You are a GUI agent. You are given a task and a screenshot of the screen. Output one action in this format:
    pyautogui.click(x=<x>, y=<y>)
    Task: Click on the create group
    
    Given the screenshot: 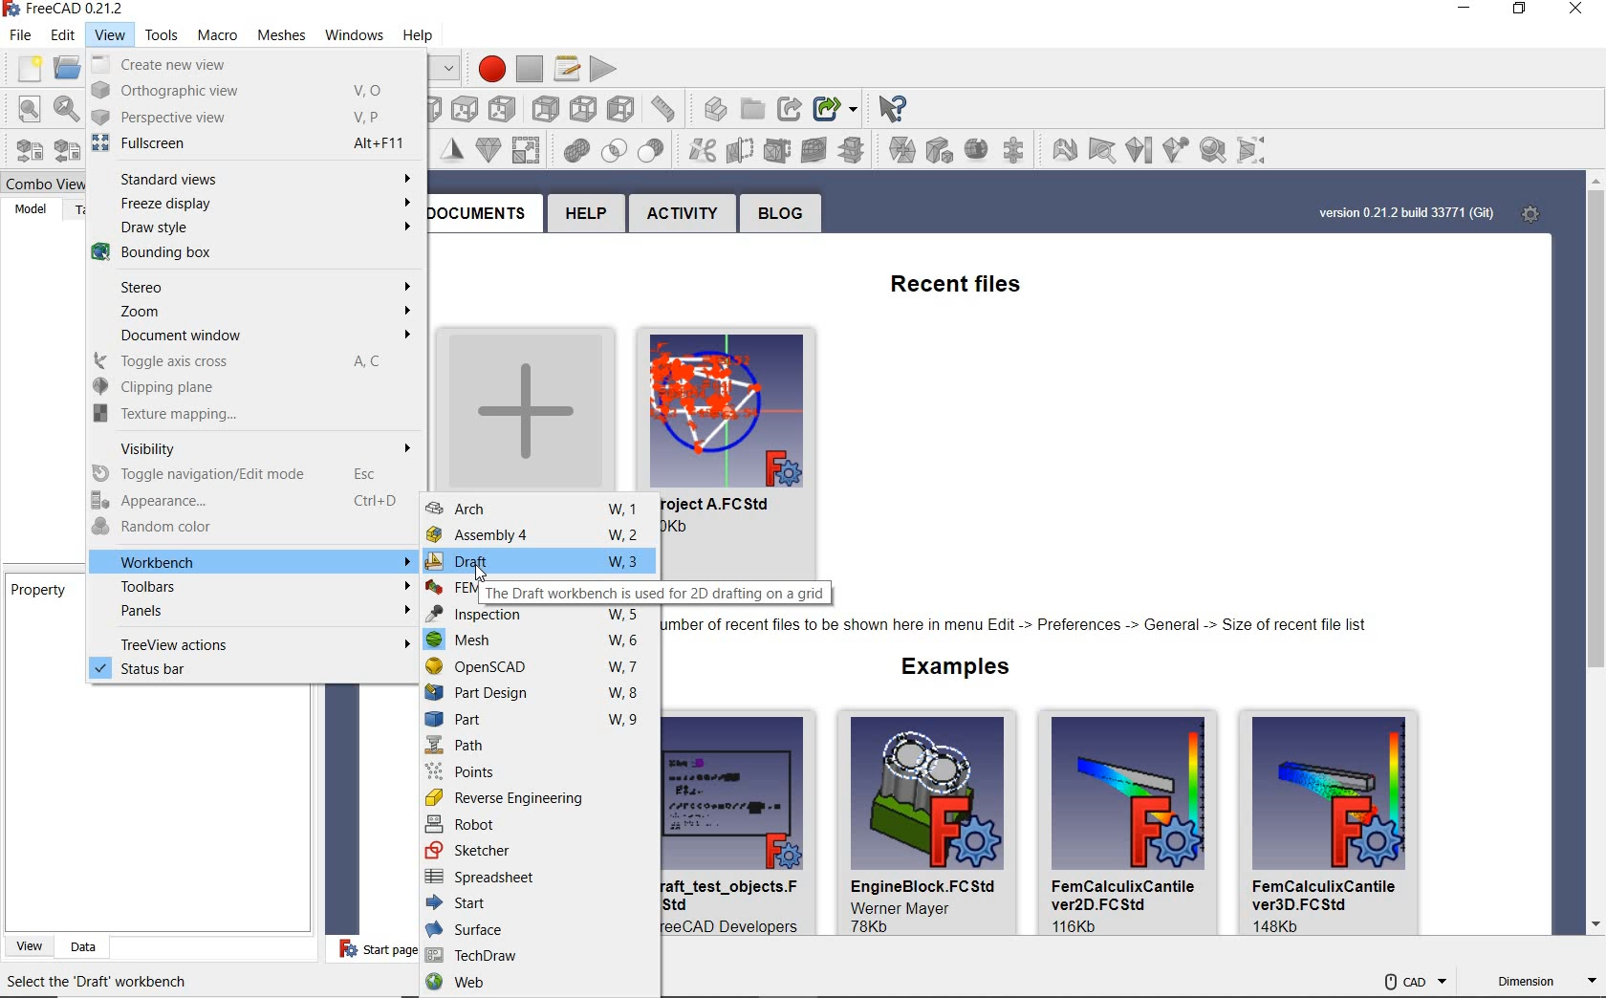 What is the action you would take?
    pyautogui.click(x=722, y=108)
    